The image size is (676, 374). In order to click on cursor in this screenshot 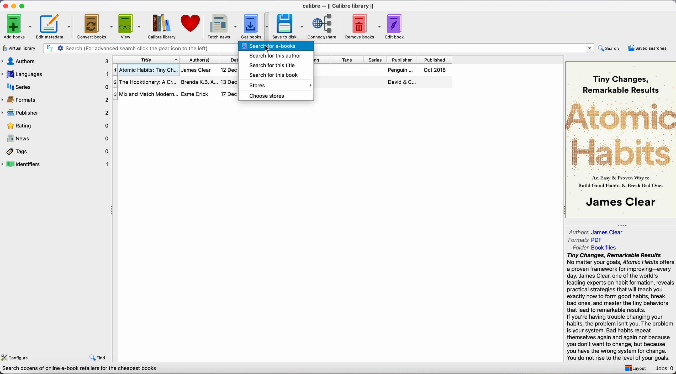, I will do `click(268, 49)`.